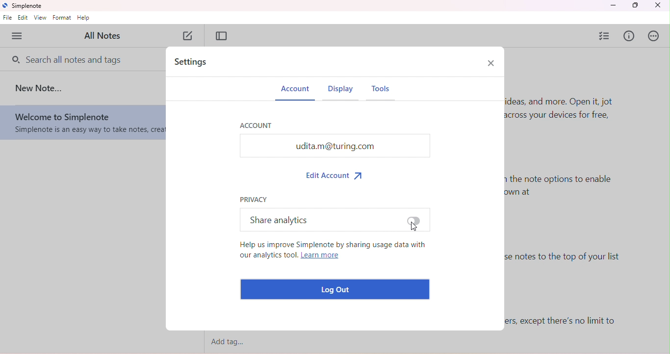 The height and width of the screenshot is (354, 670). I want to click on text on pinned notes, so click(571, 261).